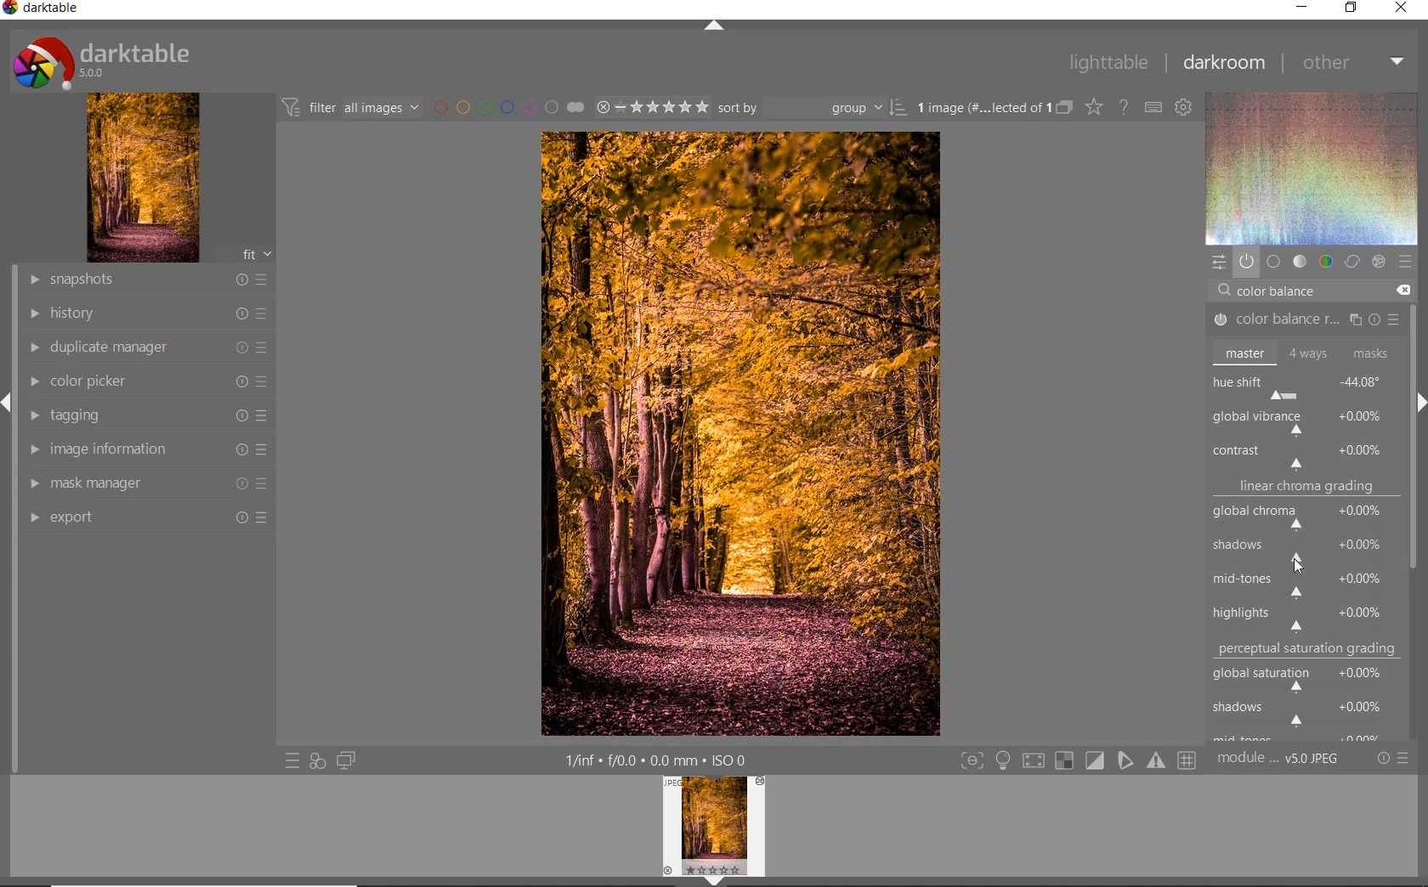  Describe the element at coordinates (1304, 455) in the screenshot. I see `contrast` at that location.